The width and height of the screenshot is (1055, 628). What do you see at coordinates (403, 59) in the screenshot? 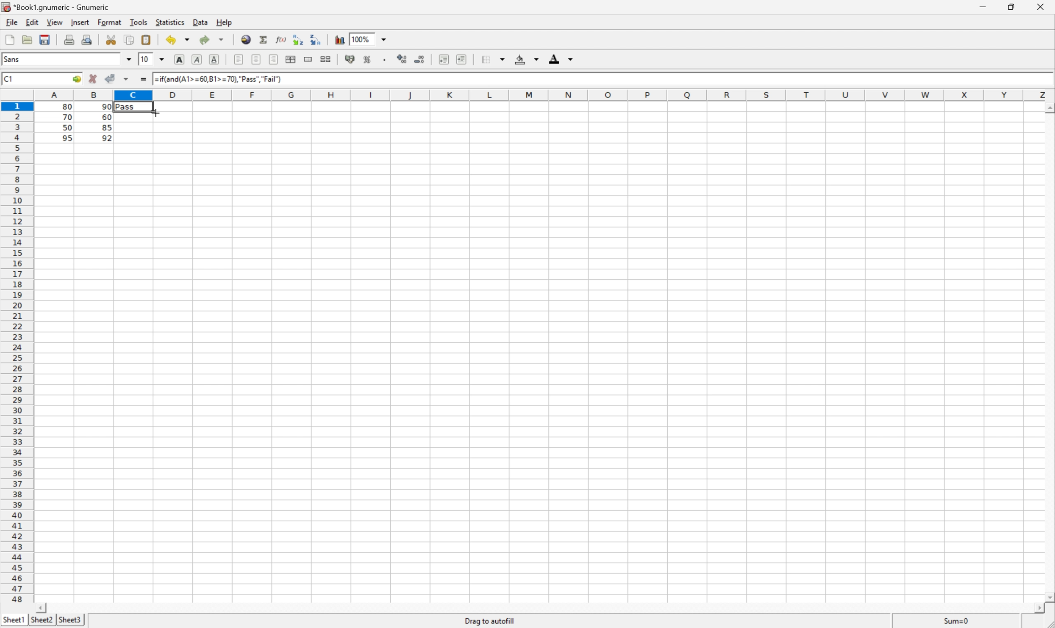
I see `Increase the number of decimals displayed` at bounding box center [403, 59].